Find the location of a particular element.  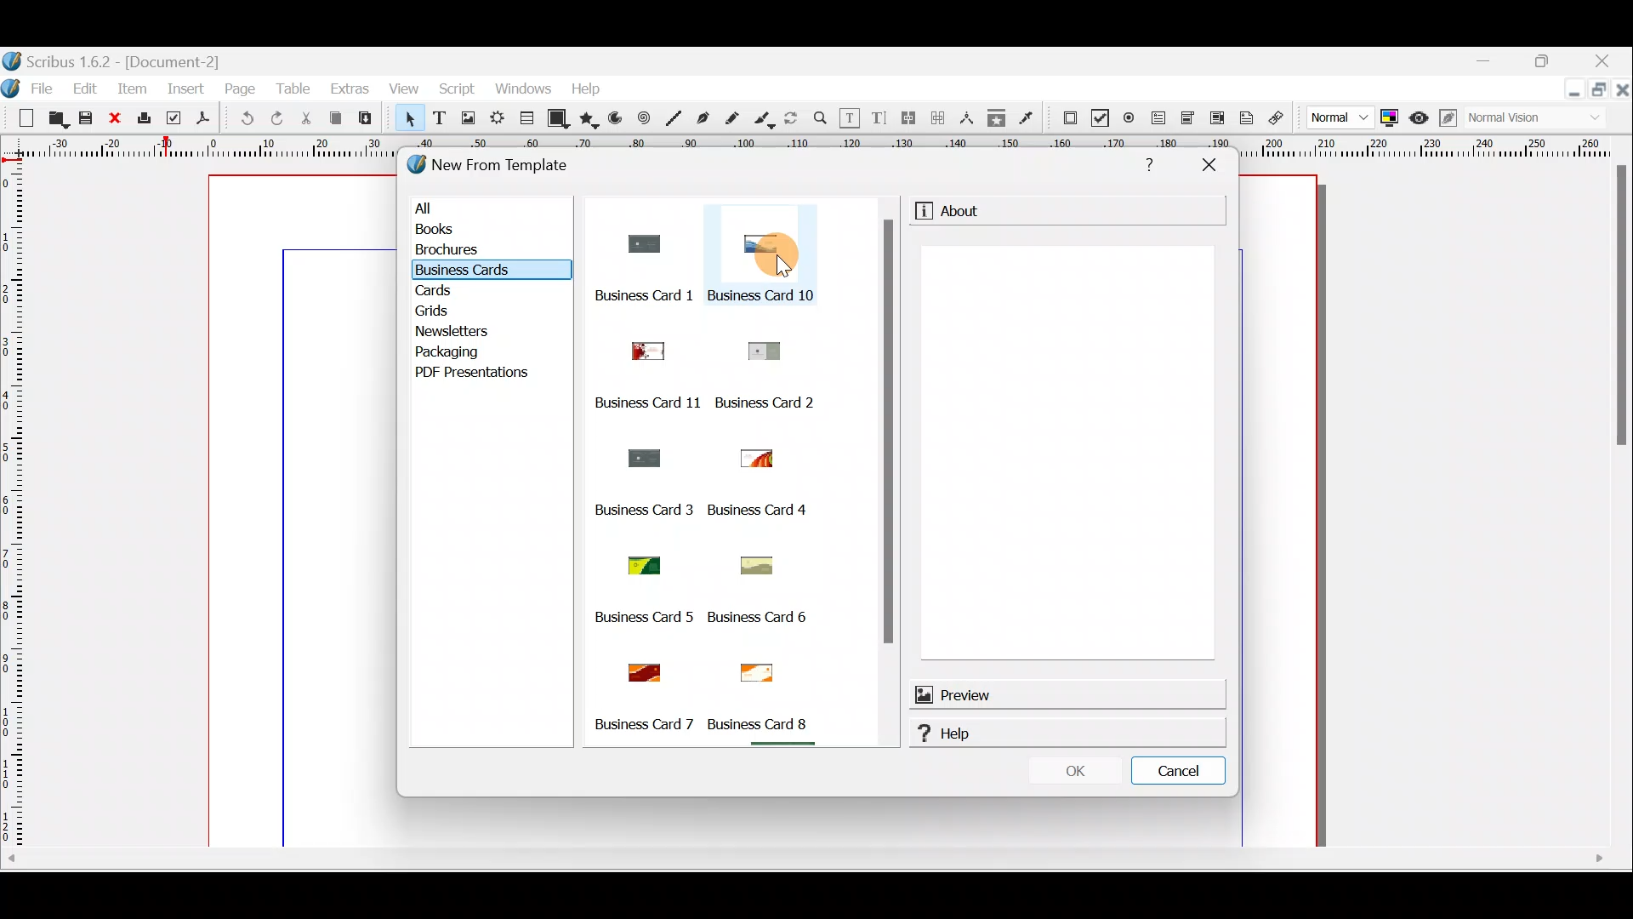

Shape is located at coordinates (559, 120).